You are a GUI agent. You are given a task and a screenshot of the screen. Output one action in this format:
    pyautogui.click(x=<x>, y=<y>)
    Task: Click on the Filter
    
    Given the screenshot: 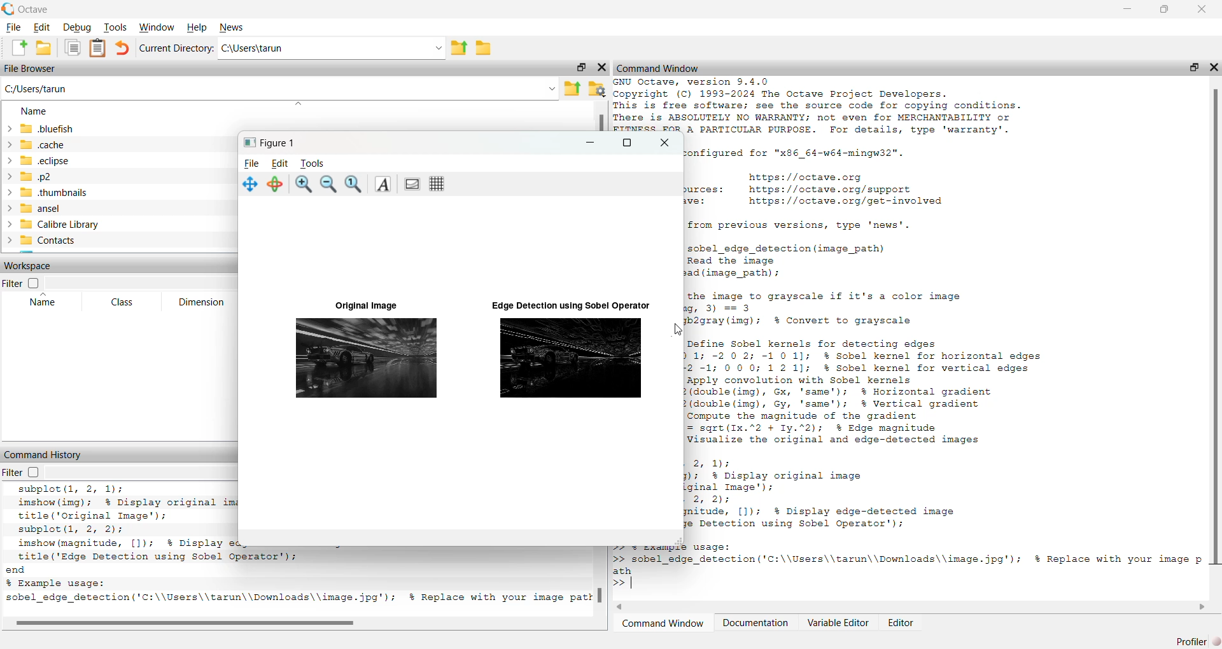 What is the action you would take?
    pyautogui.click(x=11, y=284)
    